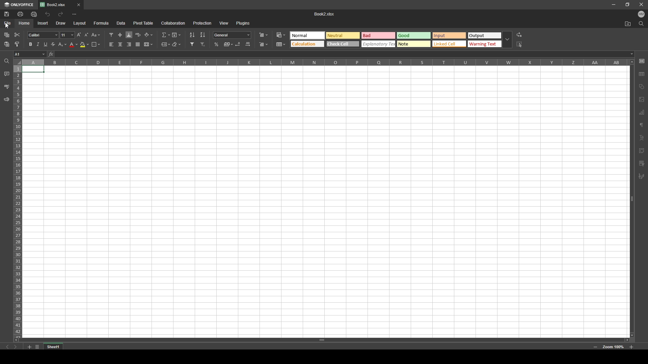 This screenshot has width=648, height=364. What do you see at coordinates (78, 35) in the screenshot?
I see `increment case` at bounding box center [78, 35].